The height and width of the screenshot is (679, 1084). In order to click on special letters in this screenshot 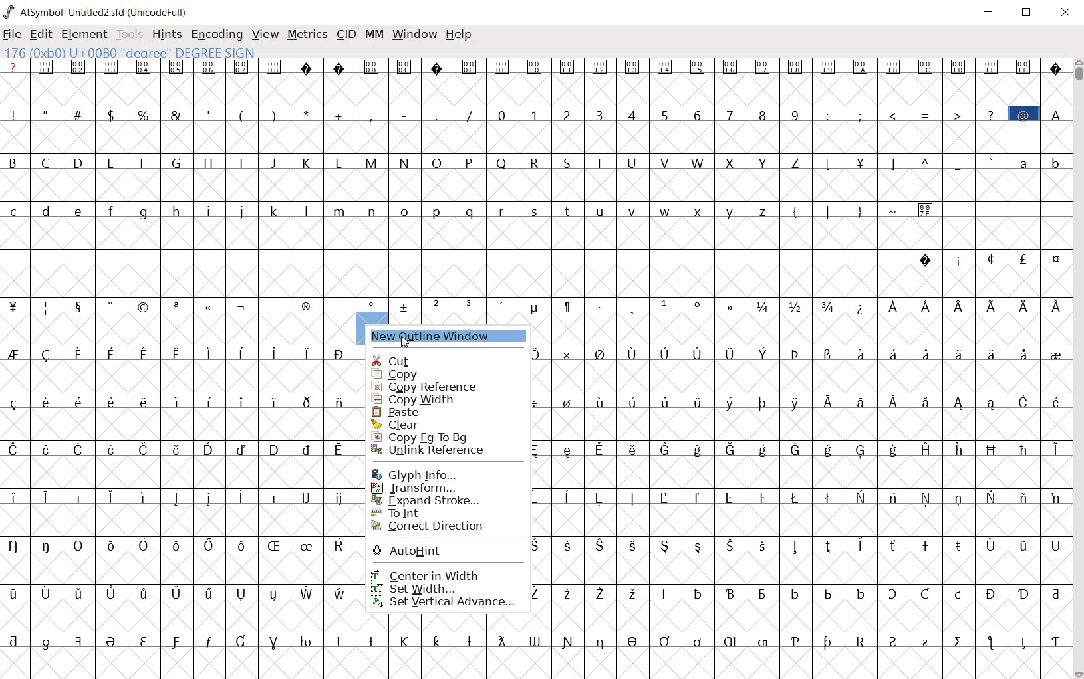, I will do `click(799, 448)`.